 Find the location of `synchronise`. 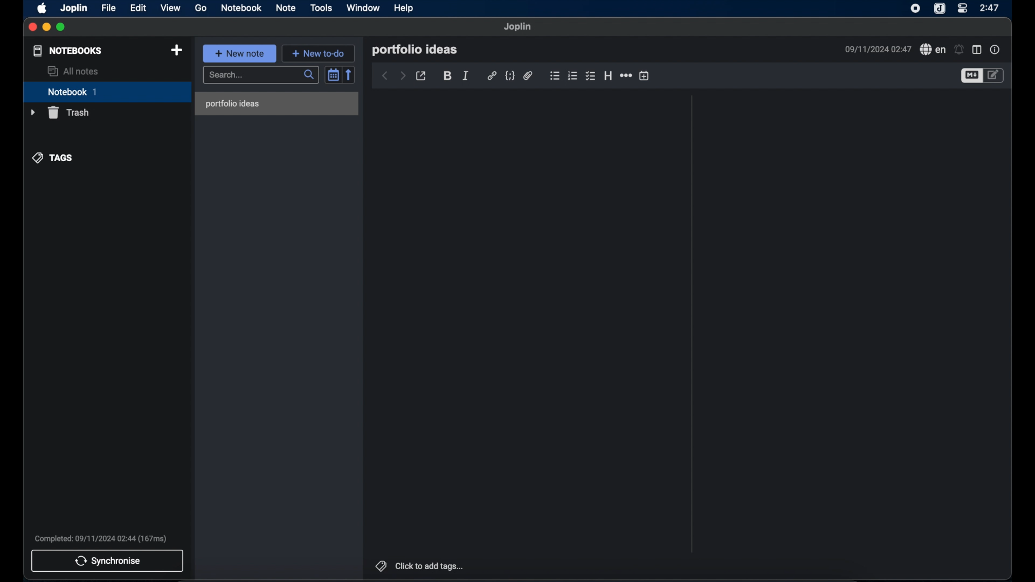

synchronise is located at coordinates (108, 561).